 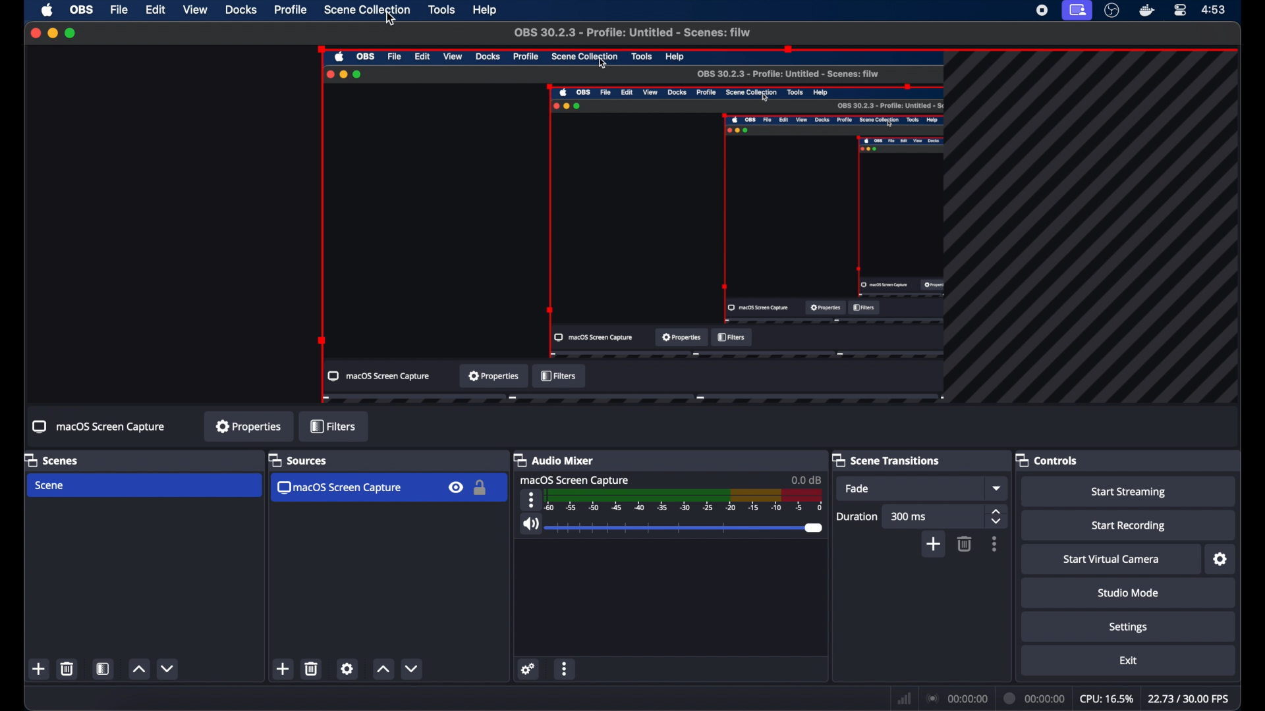 I want to click on 300 ms, so click(x=909, y=515).